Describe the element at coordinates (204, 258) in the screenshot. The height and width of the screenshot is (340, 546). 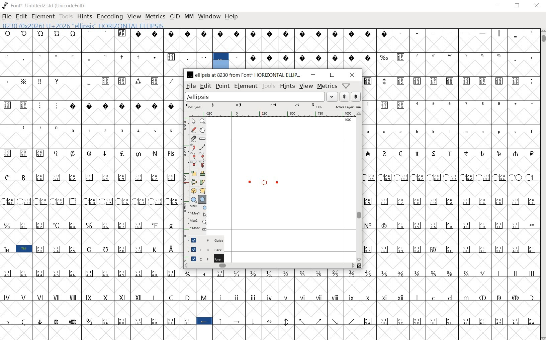
I see `foreground` at that location.